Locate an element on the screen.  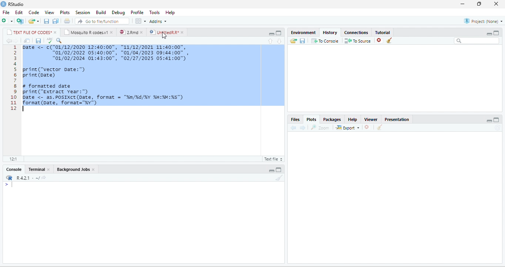
To Console is located at coordinates (325, 41).